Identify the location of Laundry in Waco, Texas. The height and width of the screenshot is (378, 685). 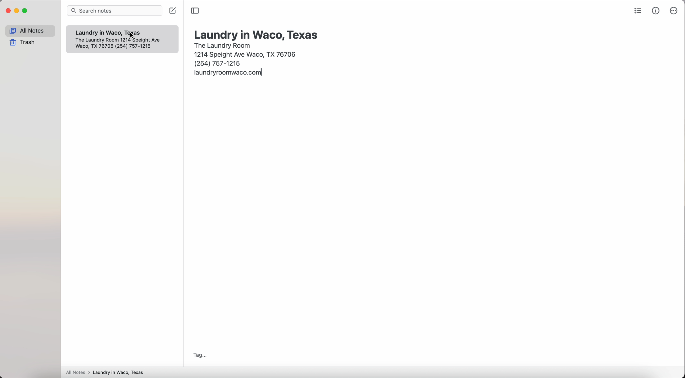
(99, 33).